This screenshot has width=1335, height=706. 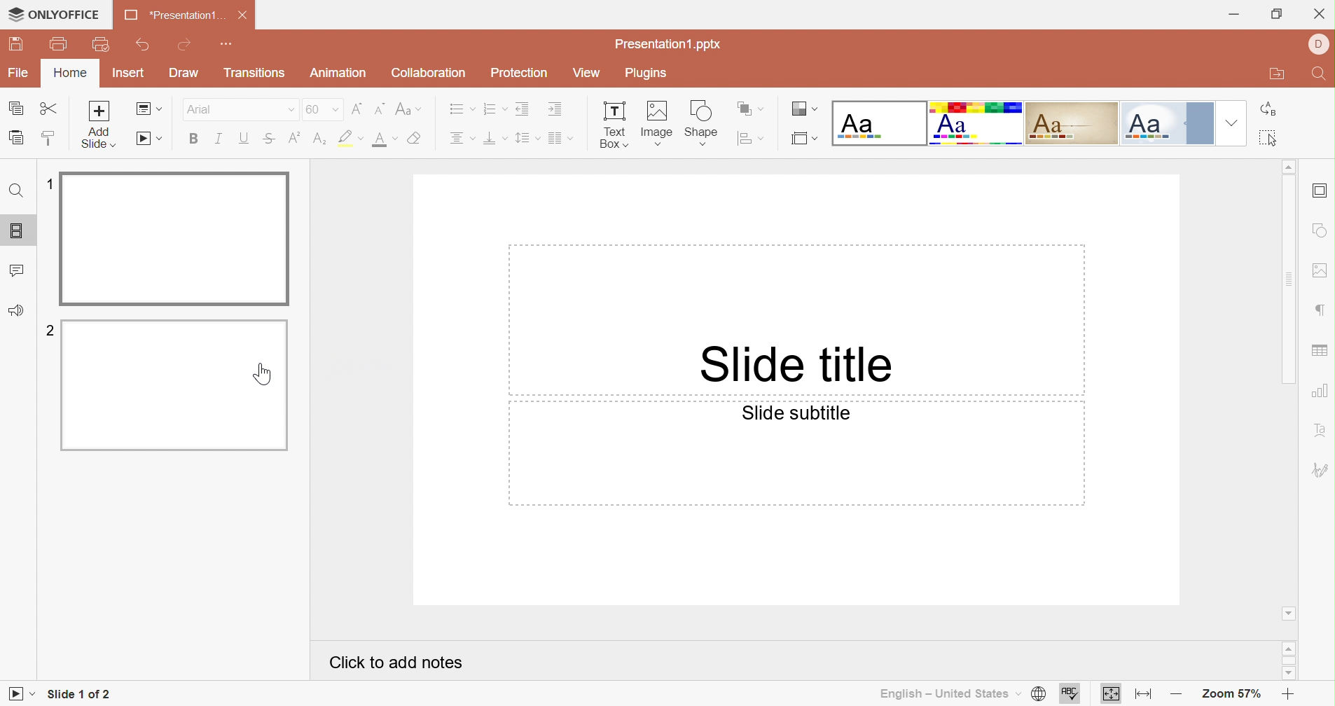 What do you see at coordinates (644, 73) in the screenshot?
I see `Plugins` at bounding box center [644, 73].